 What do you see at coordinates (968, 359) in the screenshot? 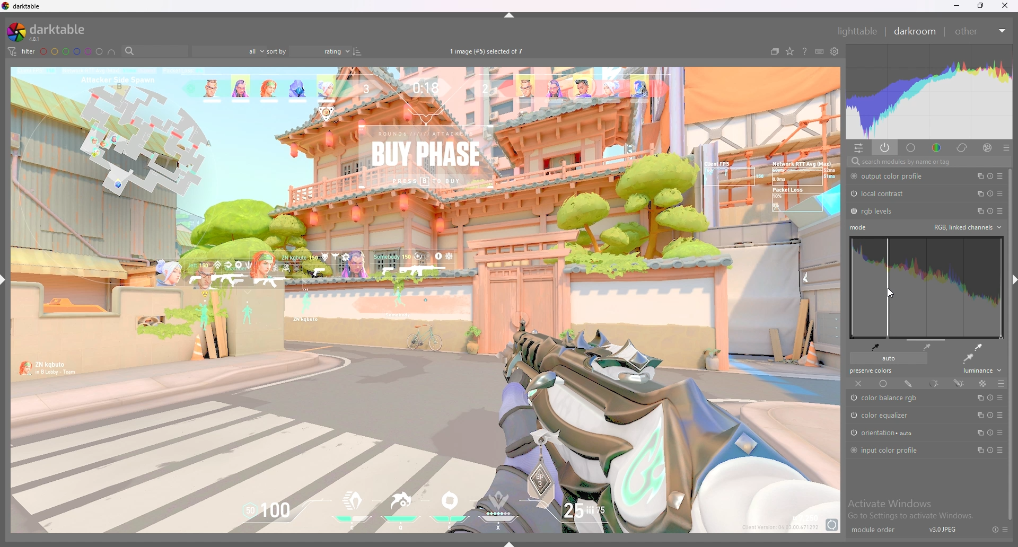
I see `apply auto` at bounding box center [968, 359].